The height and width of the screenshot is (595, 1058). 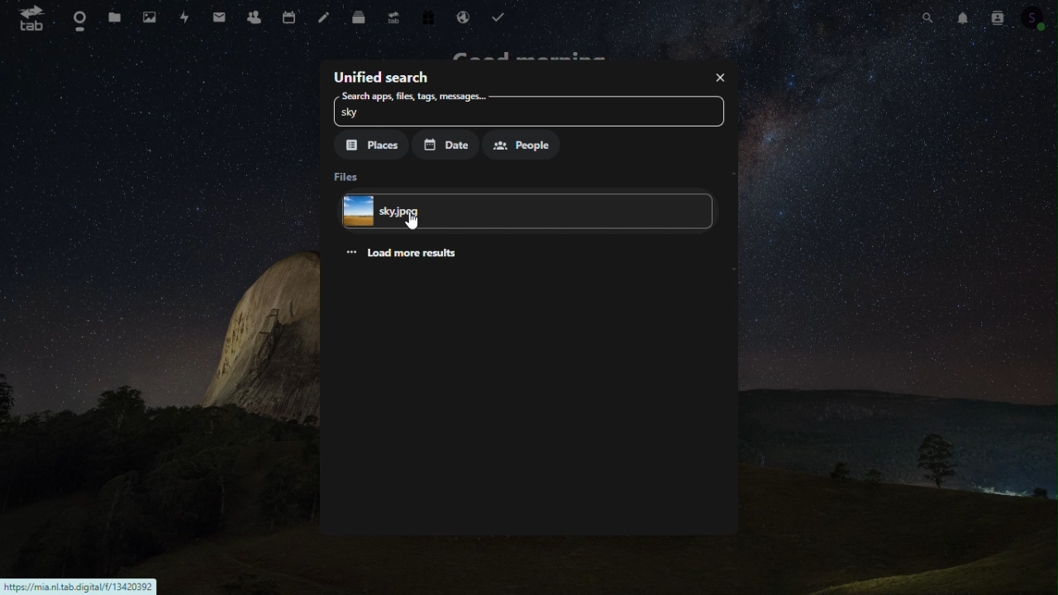 I want to click on tab, so click(x=28, y=18).